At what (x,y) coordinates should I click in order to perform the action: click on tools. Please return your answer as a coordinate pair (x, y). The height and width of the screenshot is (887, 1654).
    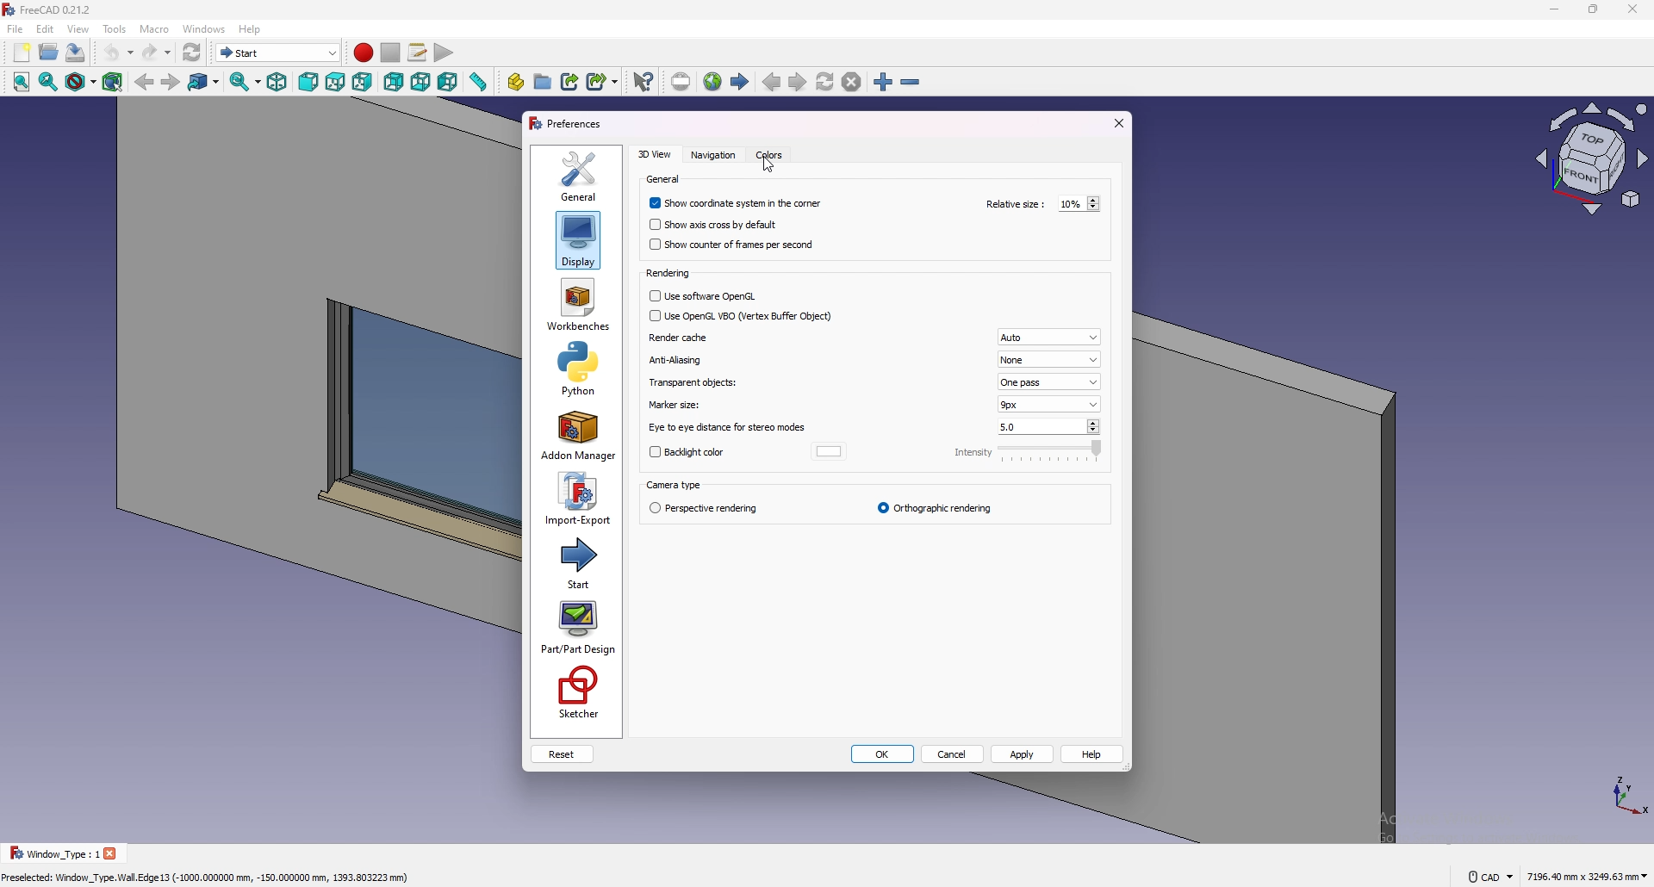
    Looking at the image, I should click on (115, 28).